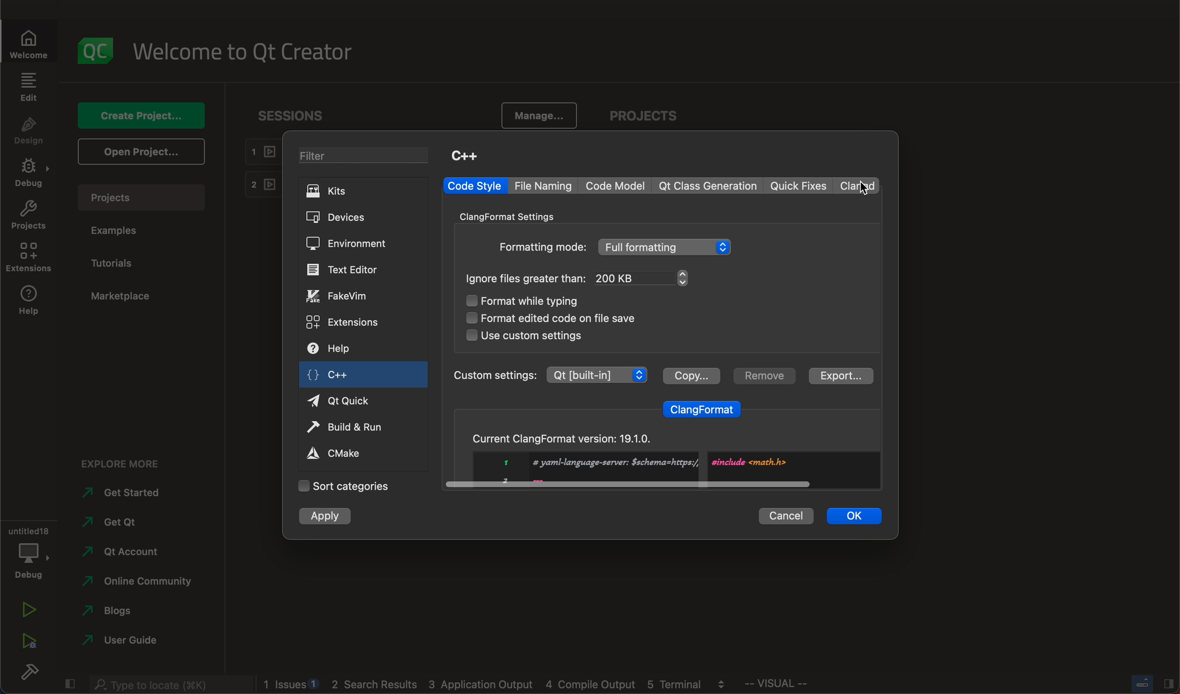 This screenshot has height=694, width=1180. Describe the element at coordinates (141, 583) in the screenshot. I see `community` at that location.